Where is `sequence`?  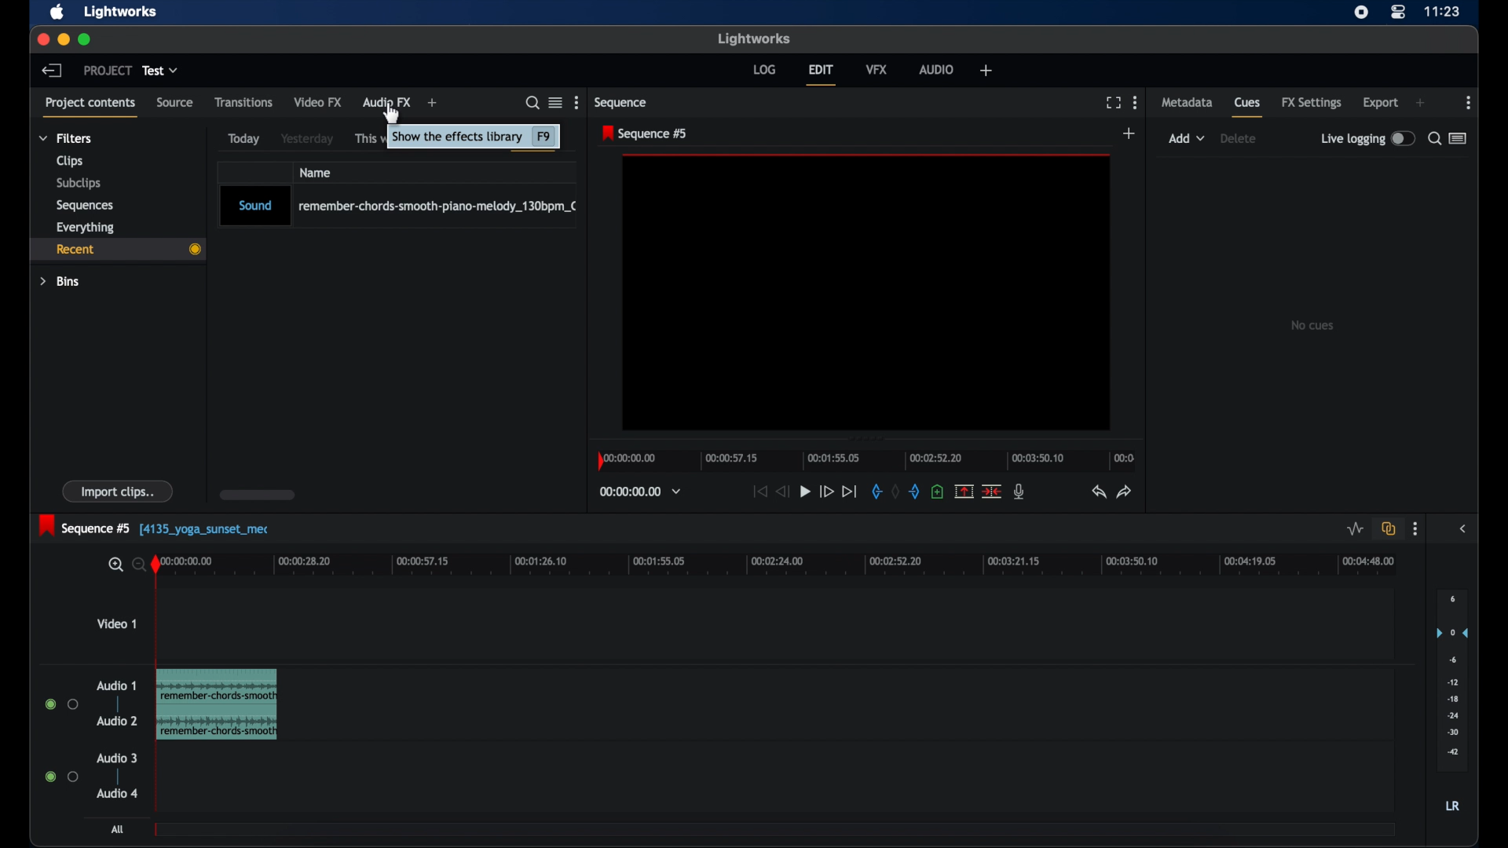 sequence is located at coordinates (644, 133).